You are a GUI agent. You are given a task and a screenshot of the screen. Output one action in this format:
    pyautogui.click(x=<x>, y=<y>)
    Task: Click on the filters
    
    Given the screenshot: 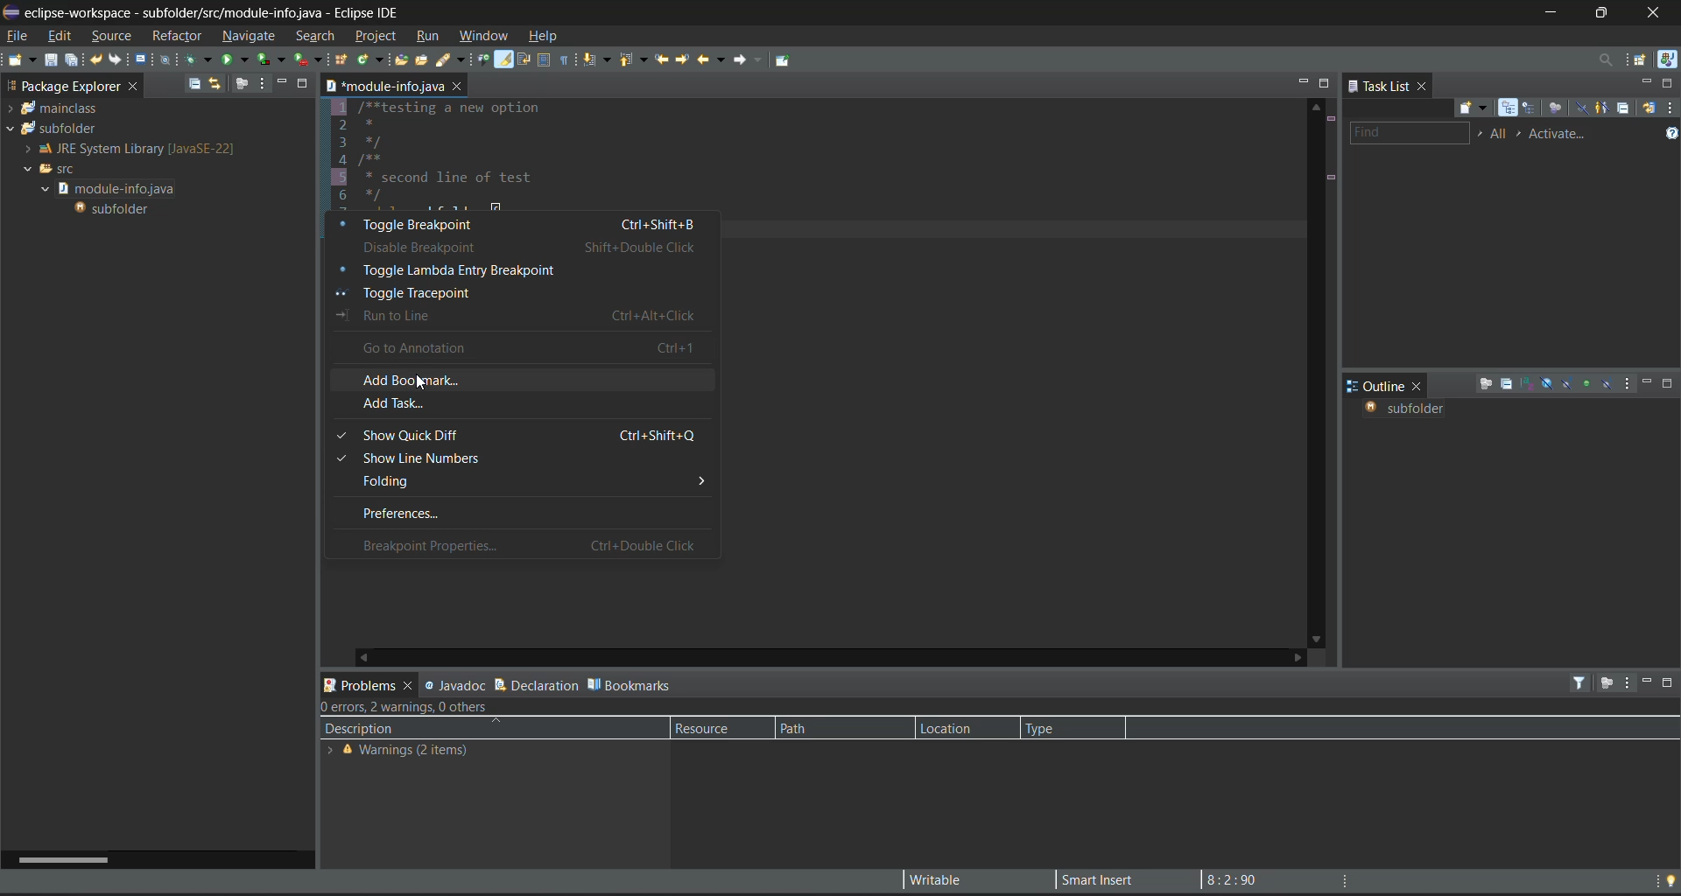 What is the action you would take?
    pyautogui.click(x=1582, y=682)
    